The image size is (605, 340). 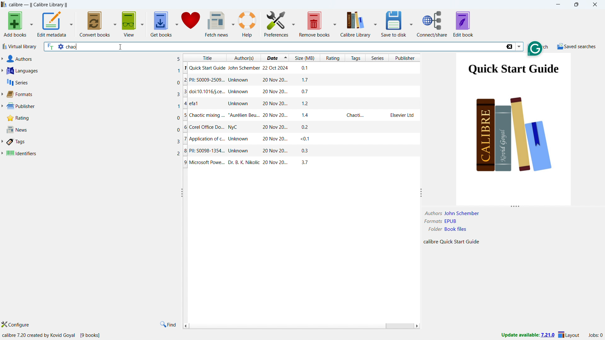 I want to click on Formats, so click(x=431, y=222).